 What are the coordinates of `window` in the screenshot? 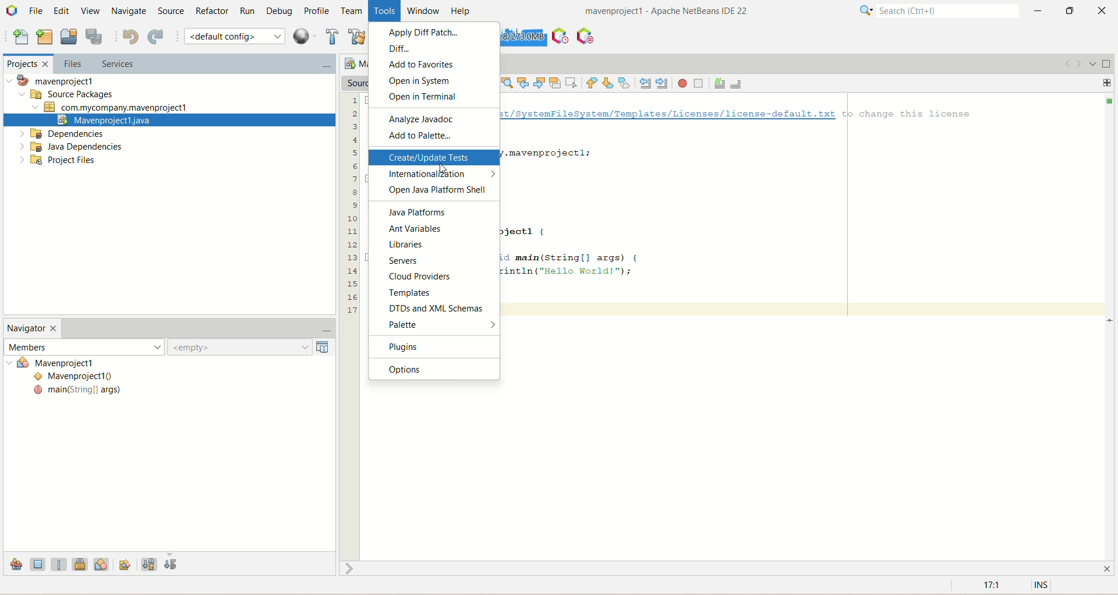 It's located at (427, 11).